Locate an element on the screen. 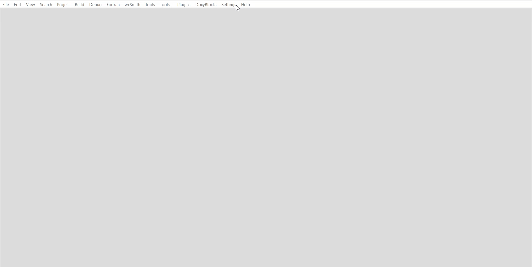 Image resolution: width=532 pixels, height=267 pixels. Settings is located at coordinates (229, 5).